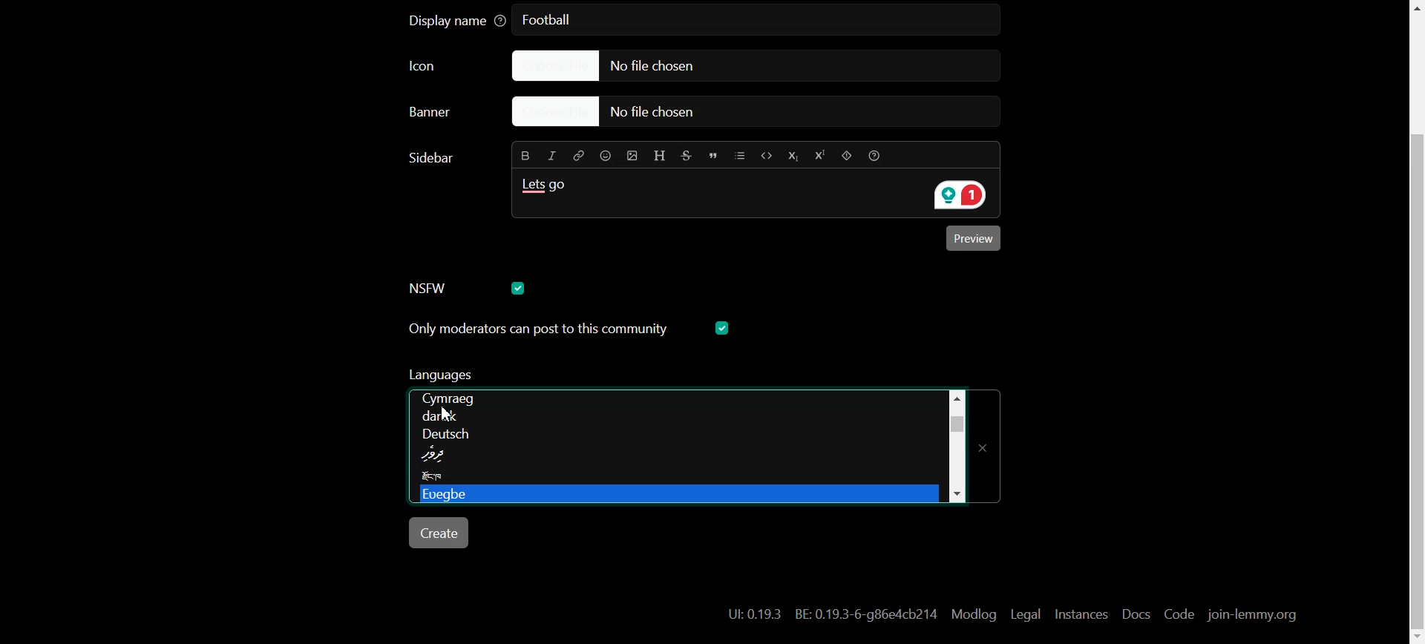 This screenshot has height=644, width=1425. What do you see at coordinates (988, 441) in the screenshot?
I see `Close Window` at bounding box center [988, 441].